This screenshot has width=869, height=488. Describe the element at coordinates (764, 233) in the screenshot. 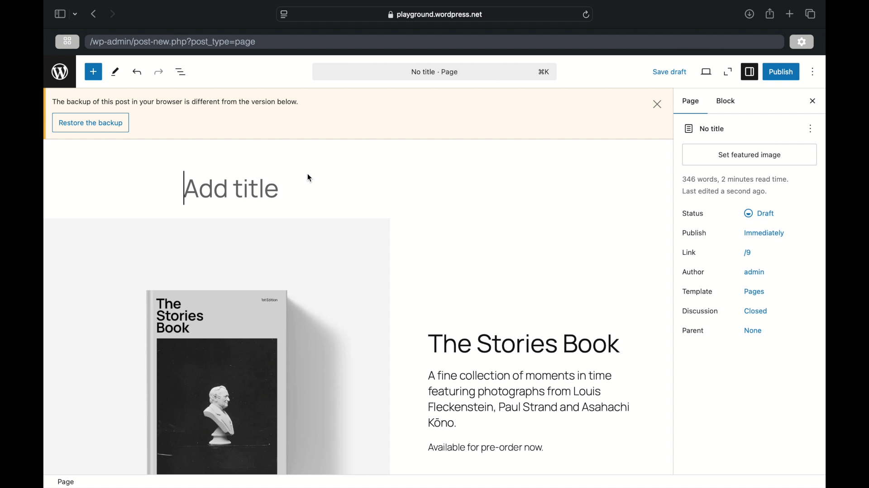

I see `immediately` at that location.